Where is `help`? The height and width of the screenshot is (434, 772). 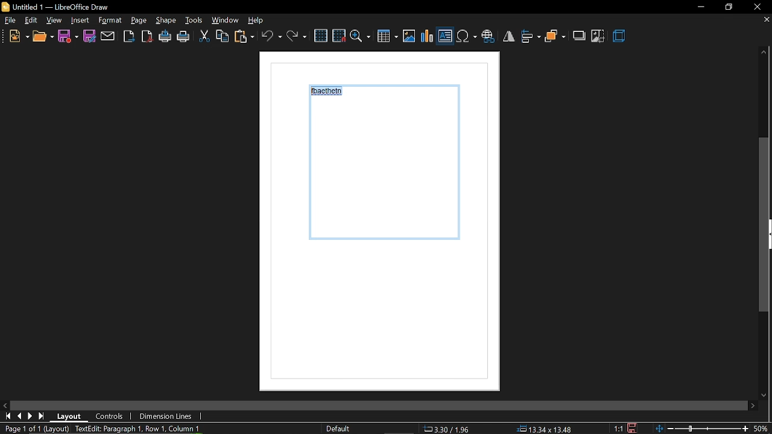 help is located at coordinates (260, 20).